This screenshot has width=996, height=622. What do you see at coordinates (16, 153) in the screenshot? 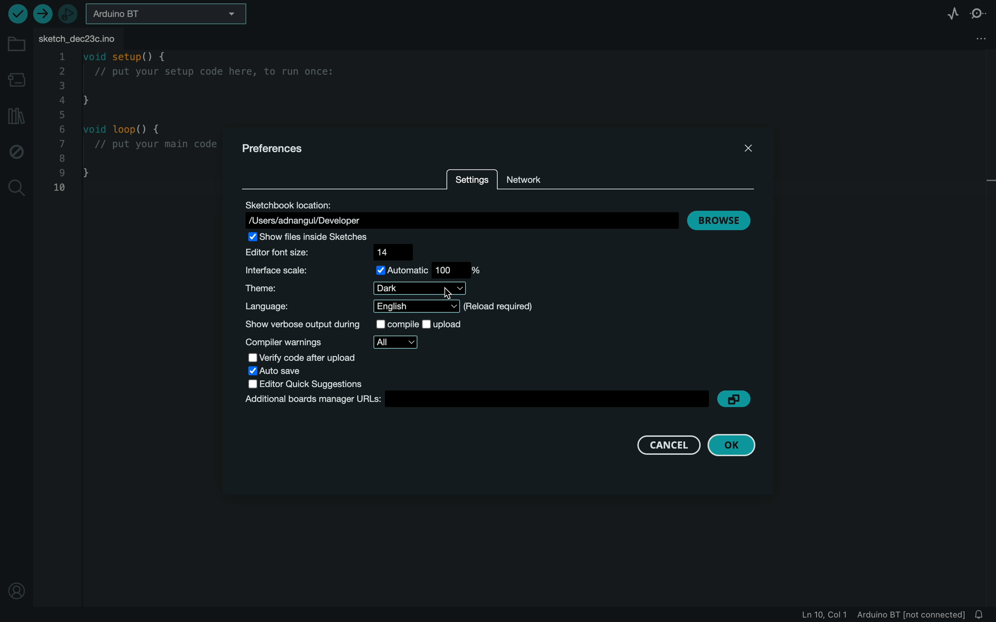
I see `debug` at bounding box center [16, 153].